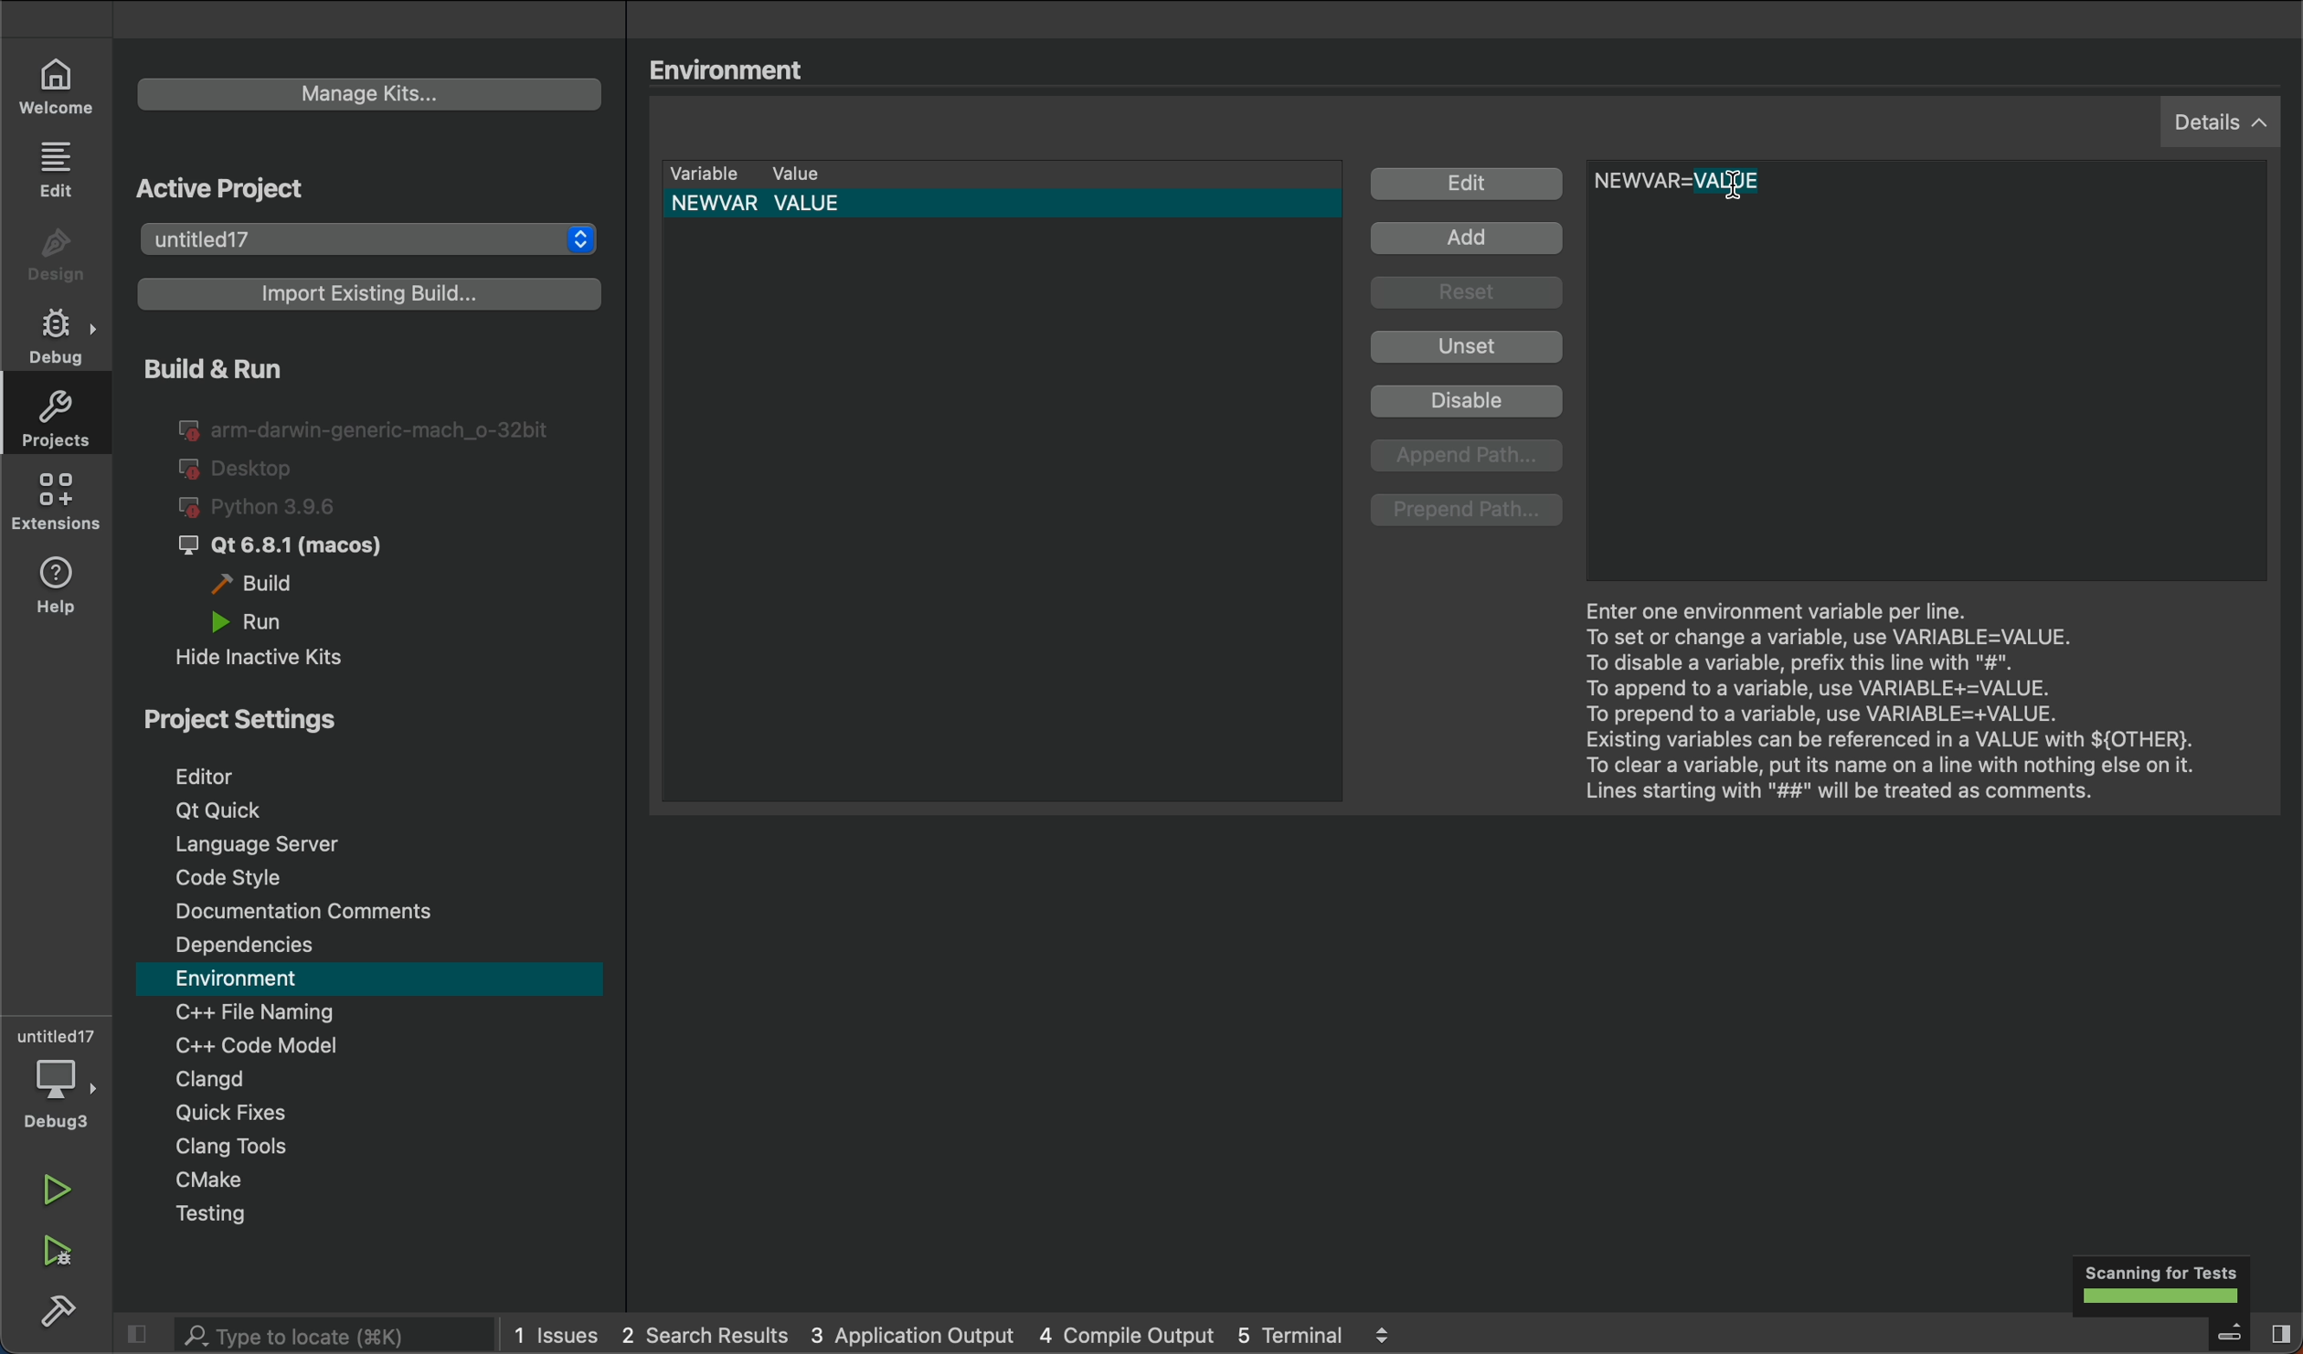  I want to click on projects, so click(55, 415).